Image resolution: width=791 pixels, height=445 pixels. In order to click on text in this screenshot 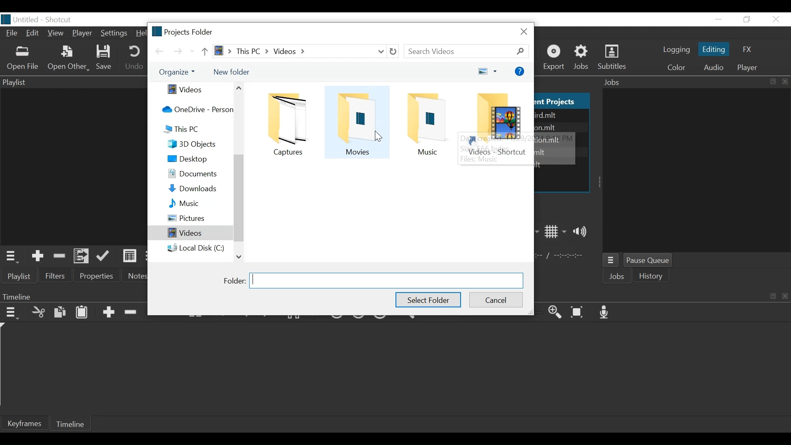, I will do `click(559, 136)`.